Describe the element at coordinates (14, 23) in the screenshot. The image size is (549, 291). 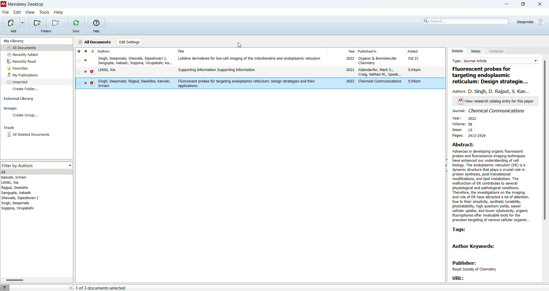
I see `import` at that location.